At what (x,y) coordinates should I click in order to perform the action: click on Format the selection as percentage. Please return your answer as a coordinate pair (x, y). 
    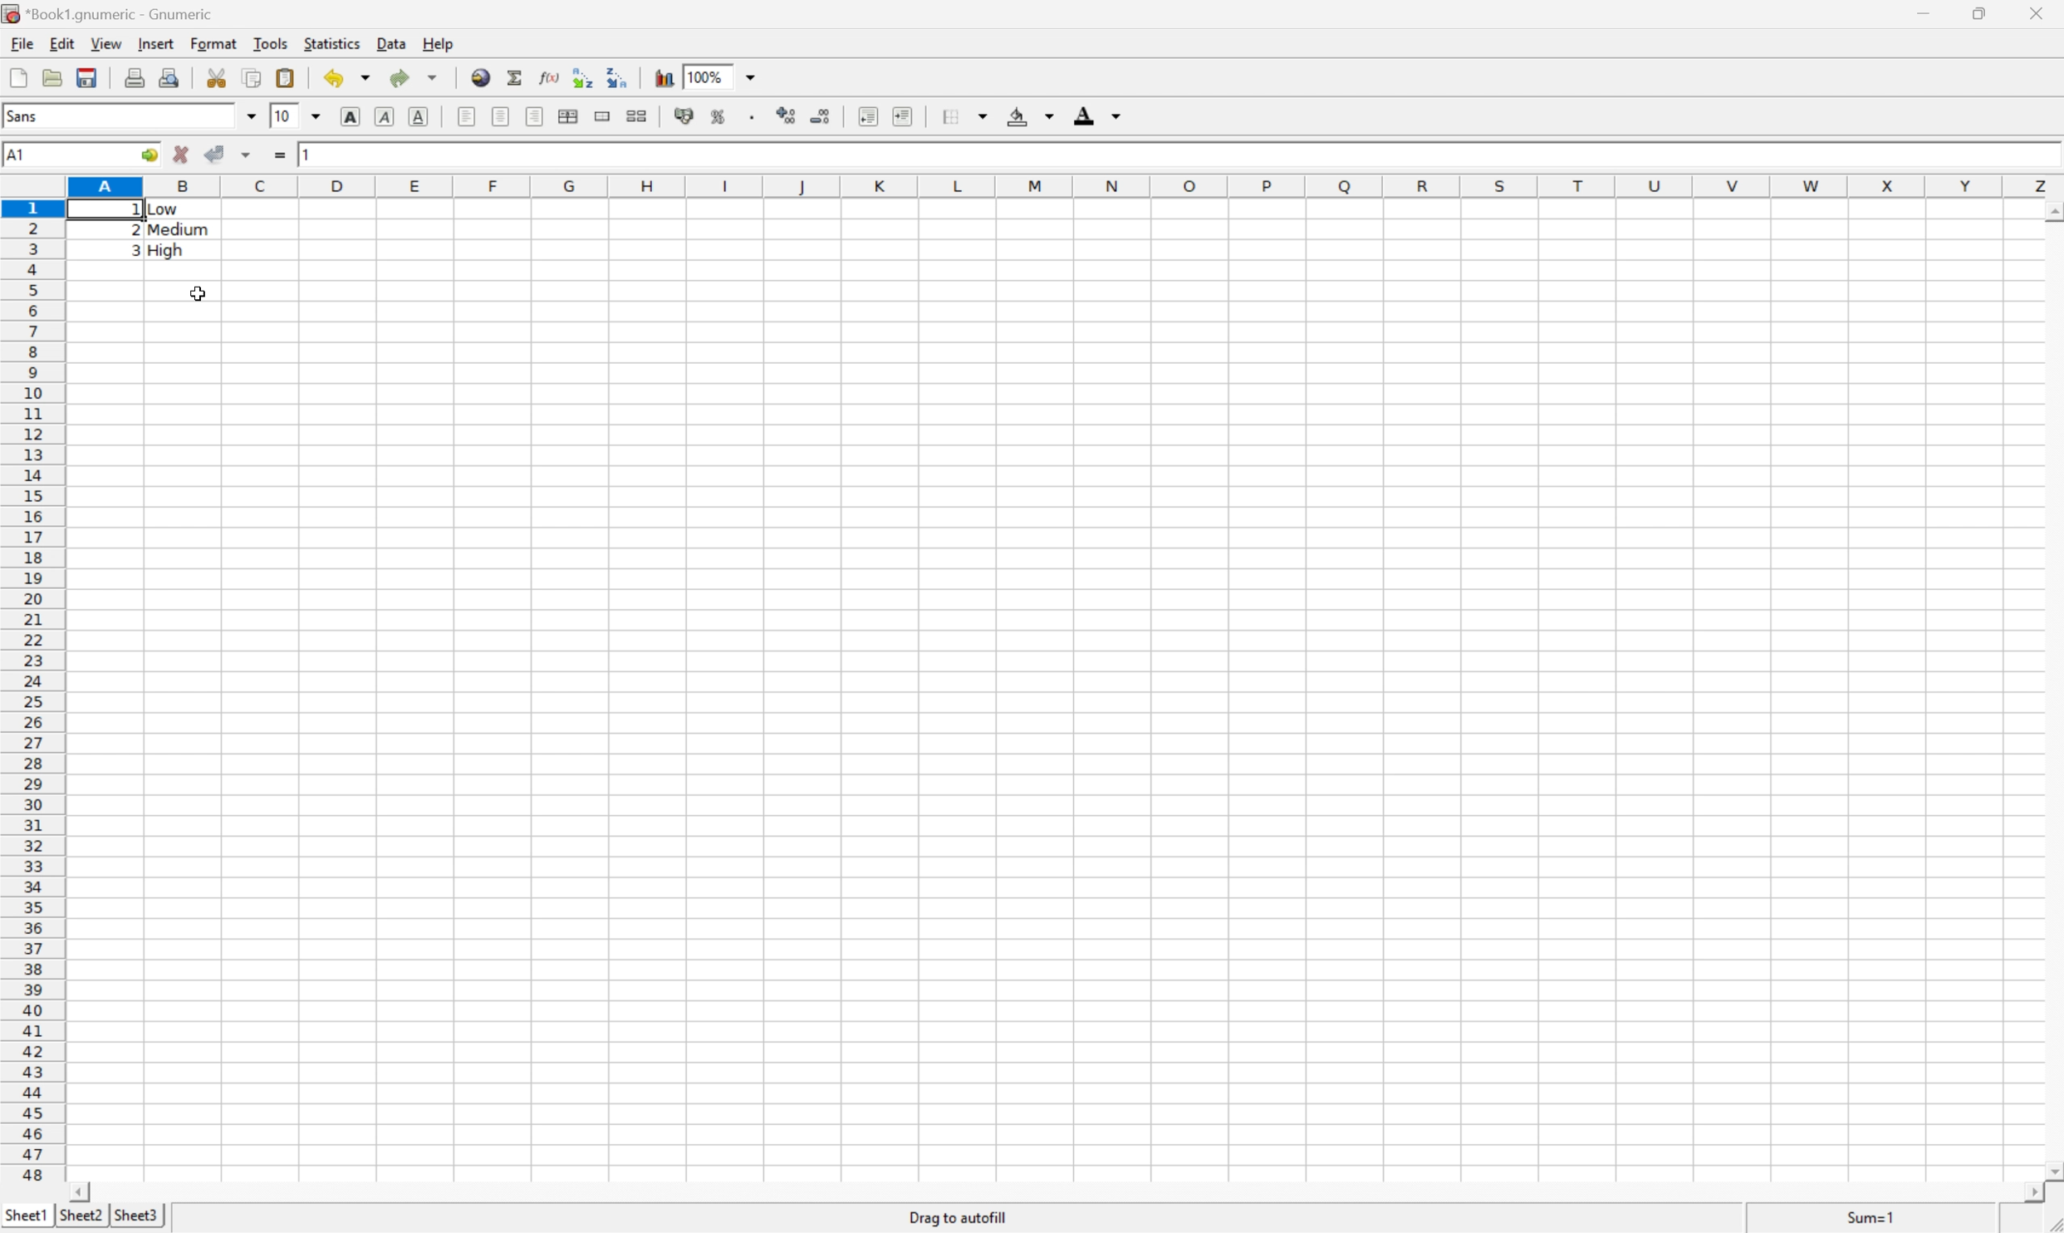
    Looking at the image, I should click on (716, 117).